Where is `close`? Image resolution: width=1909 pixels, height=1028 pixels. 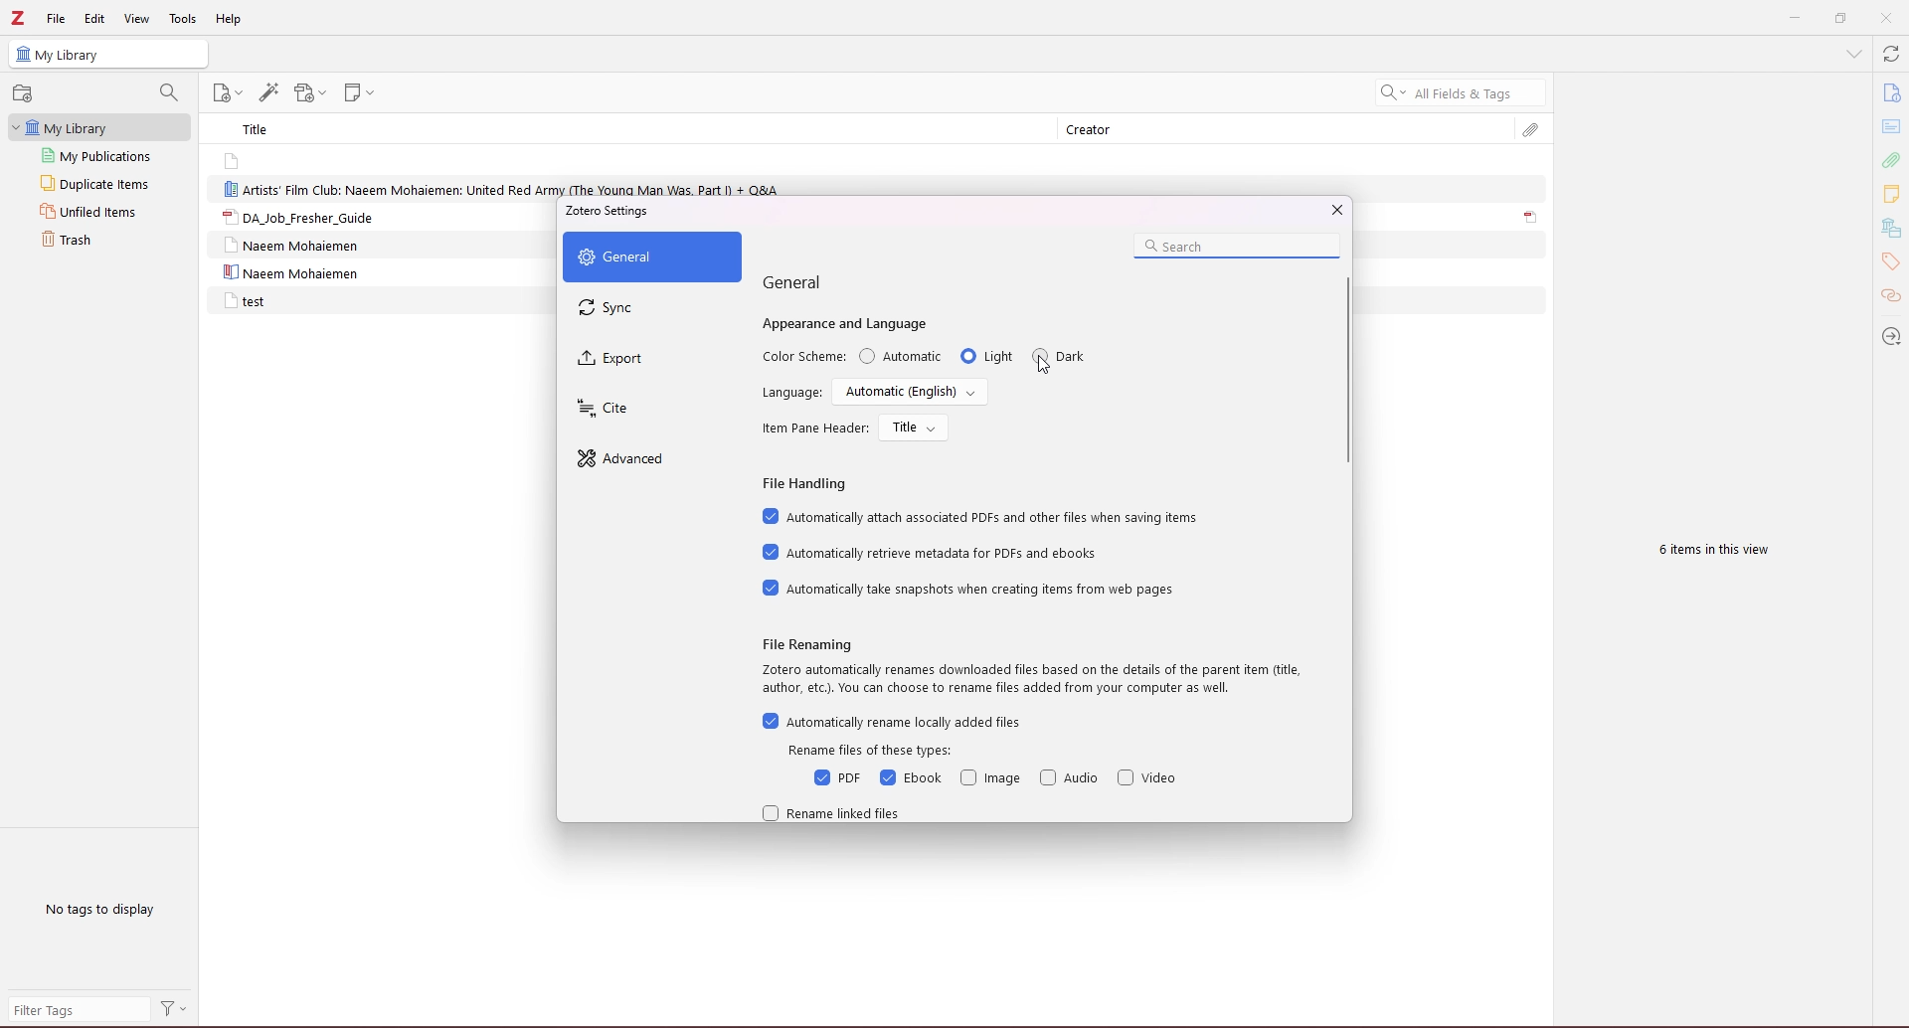
close is located at coordinates (1334, 211).